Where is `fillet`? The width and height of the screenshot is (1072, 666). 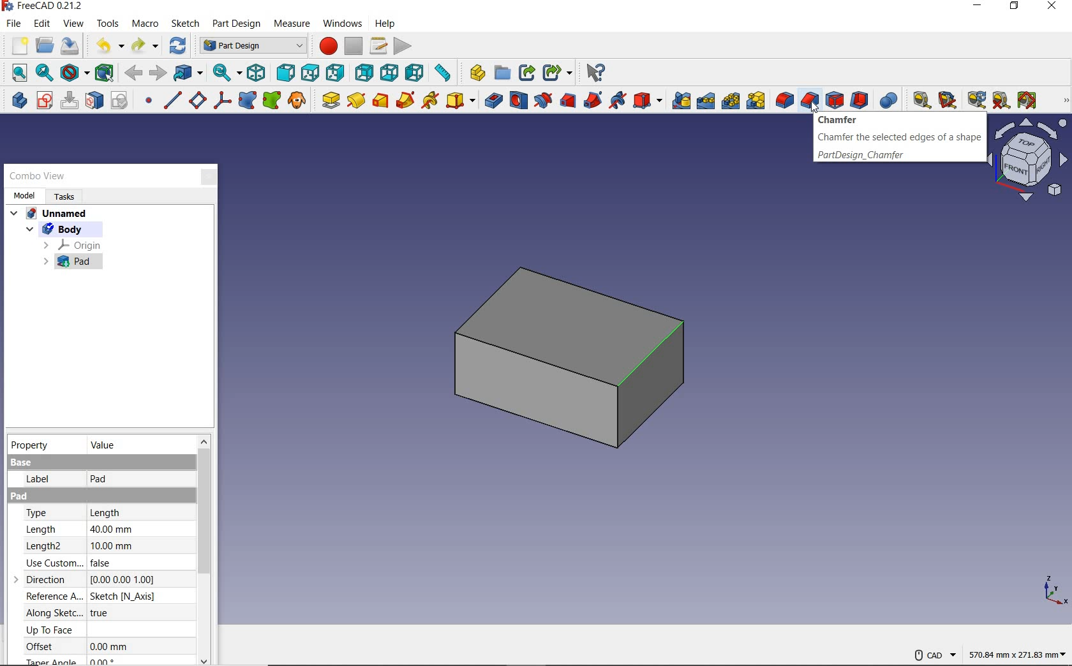 fillet is located at coordinates (784, 100).